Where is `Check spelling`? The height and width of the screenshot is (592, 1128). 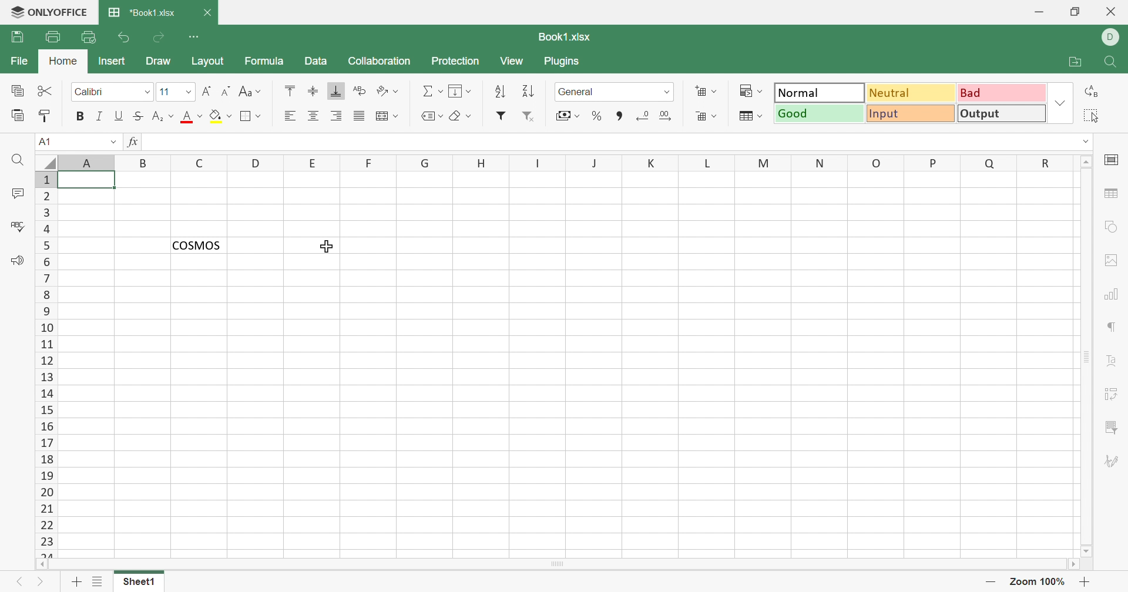
Check spelling is located at coordinates (15, 225).